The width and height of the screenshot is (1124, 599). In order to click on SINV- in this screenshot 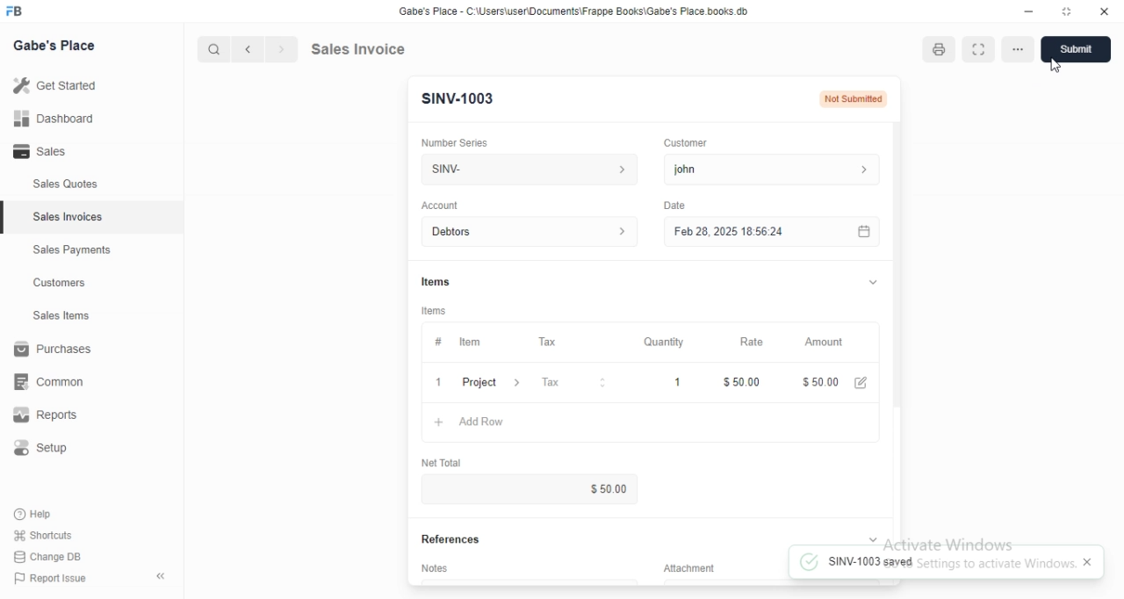, I will do `click(529, 168)`.